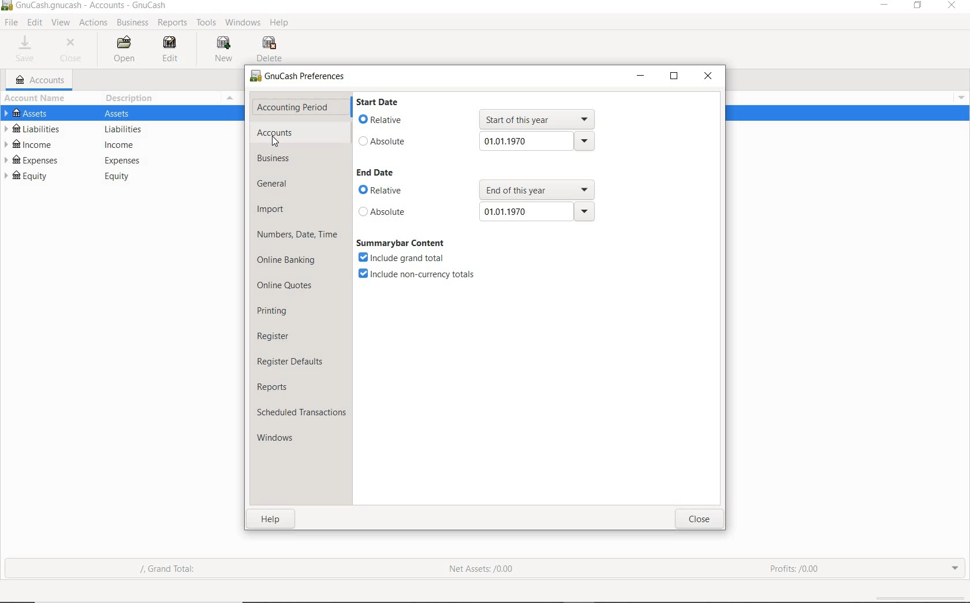  I want to click on expand, so click(956, 568).